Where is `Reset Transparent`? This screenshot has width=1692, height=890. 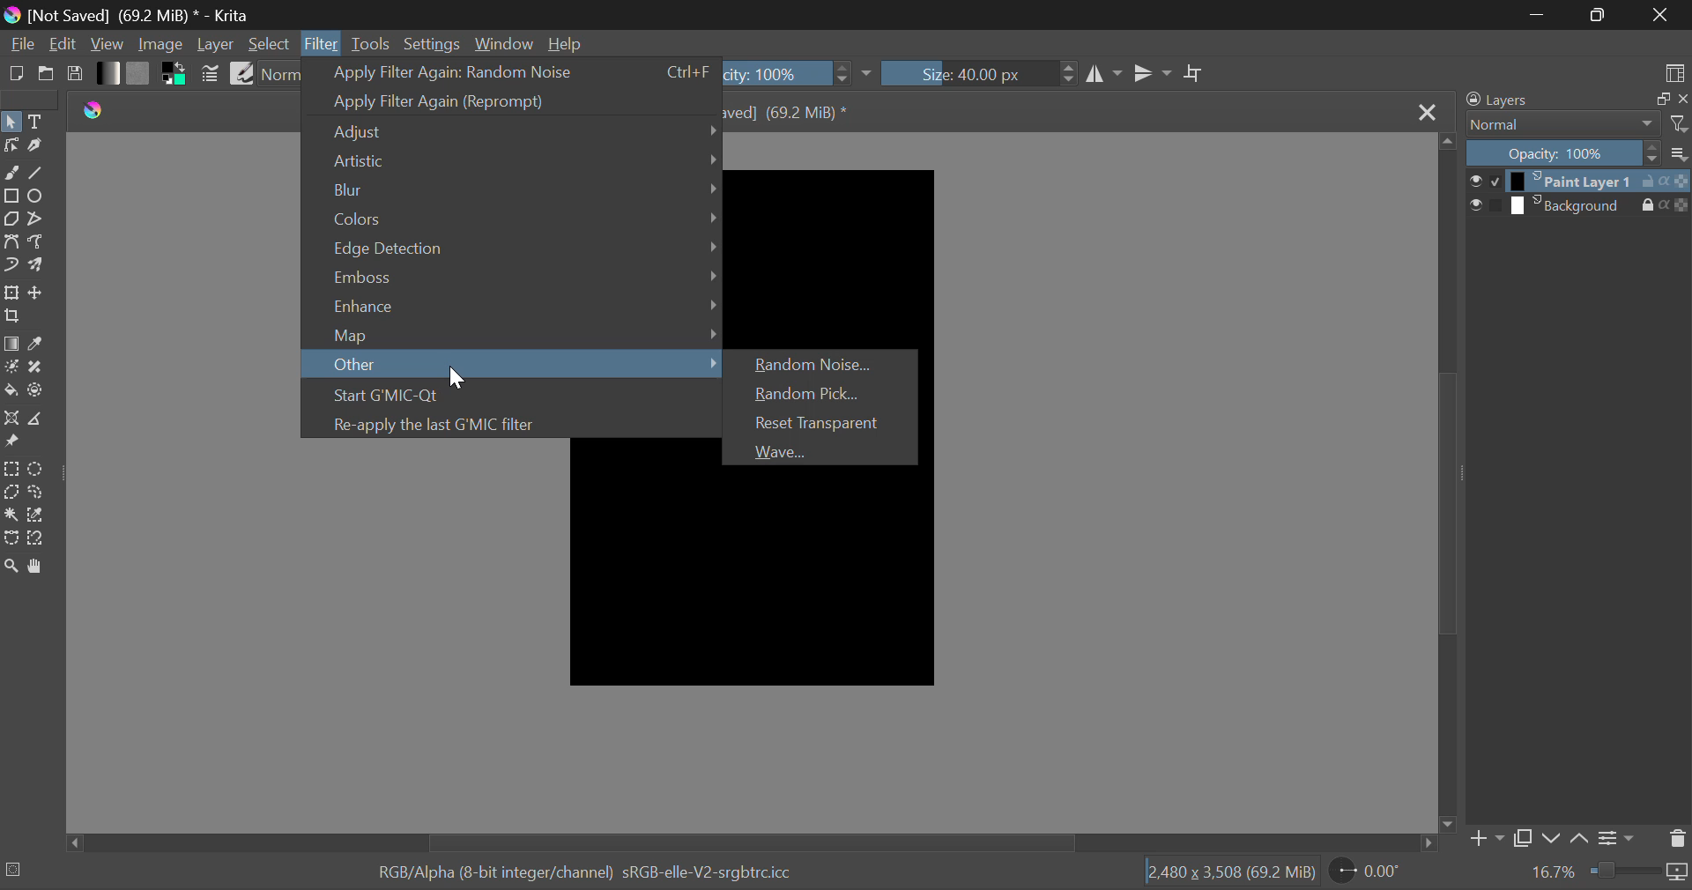
Reset Transparent is located at coordinates (819, 423).